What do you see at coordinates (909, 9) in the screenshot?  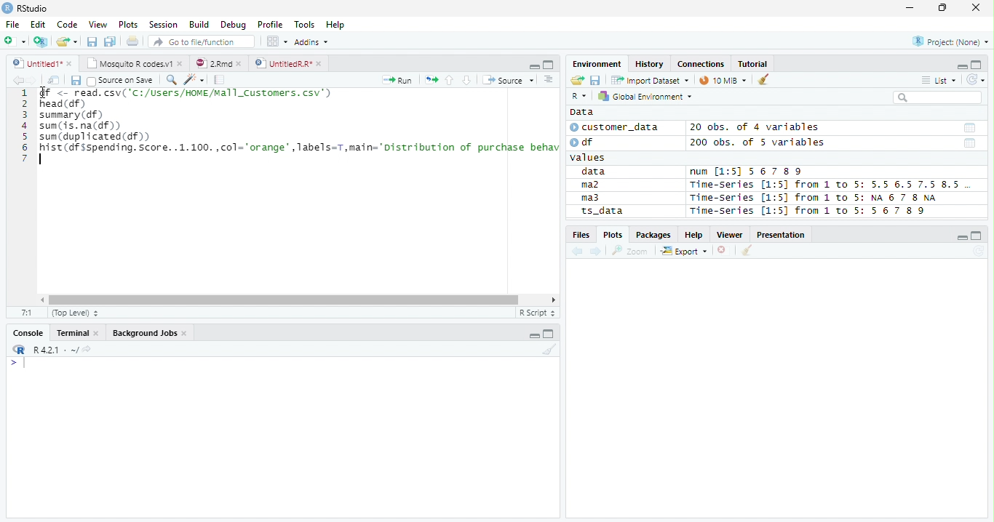 I see `Minimize` at bounding box center [909, 9].